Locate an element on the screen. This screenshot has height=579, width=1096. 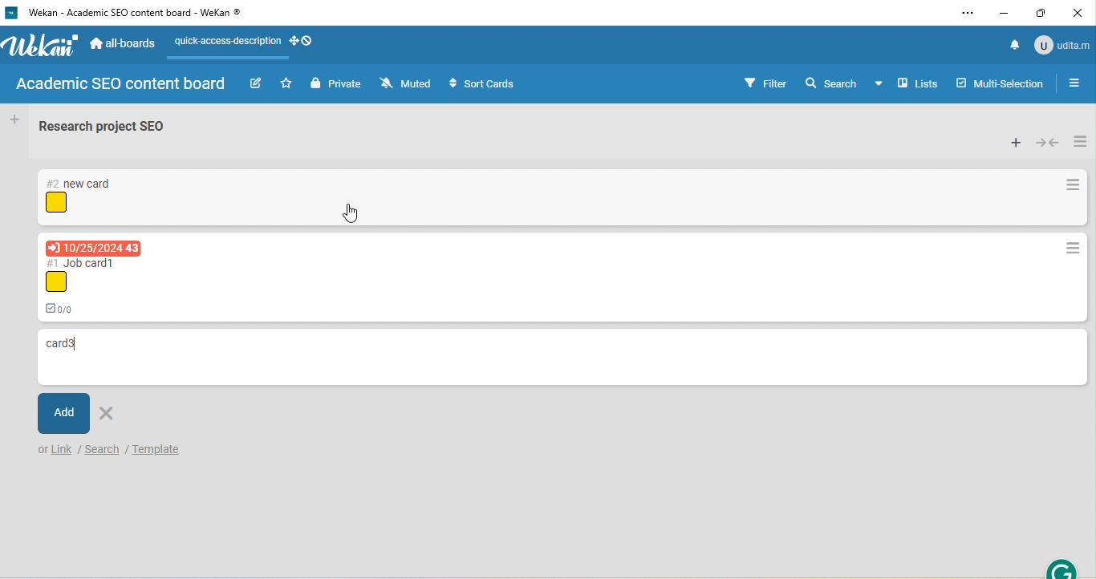
card name typed is located at coordinates (67, 345).